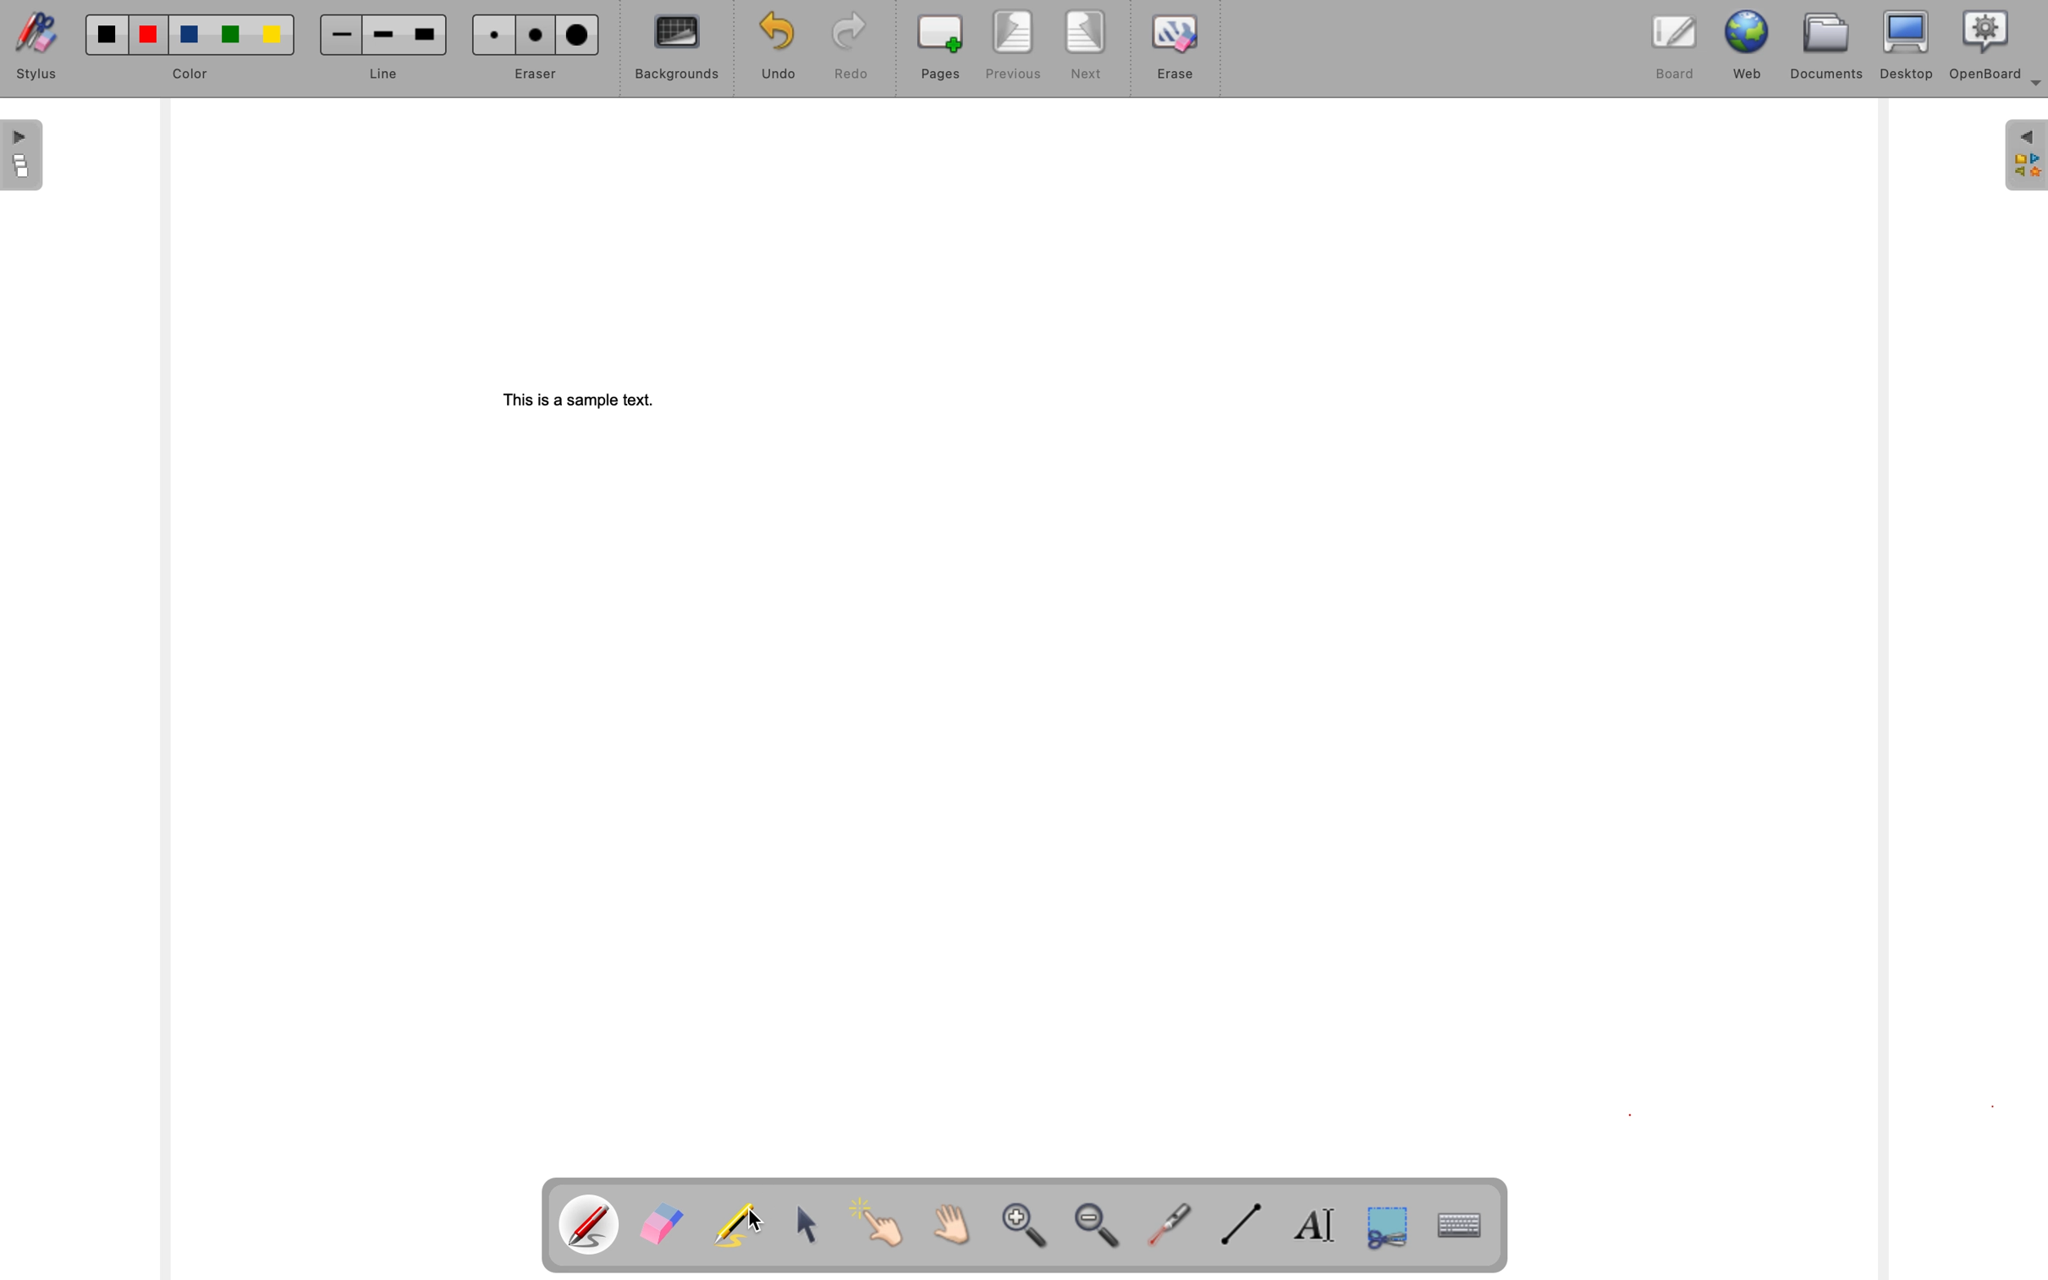 This screenshot has width=2048, height=1280. What do you see at coordinates (148, 36) in the screenshot?
I see `Color 2` at bounding box center [148, 36].